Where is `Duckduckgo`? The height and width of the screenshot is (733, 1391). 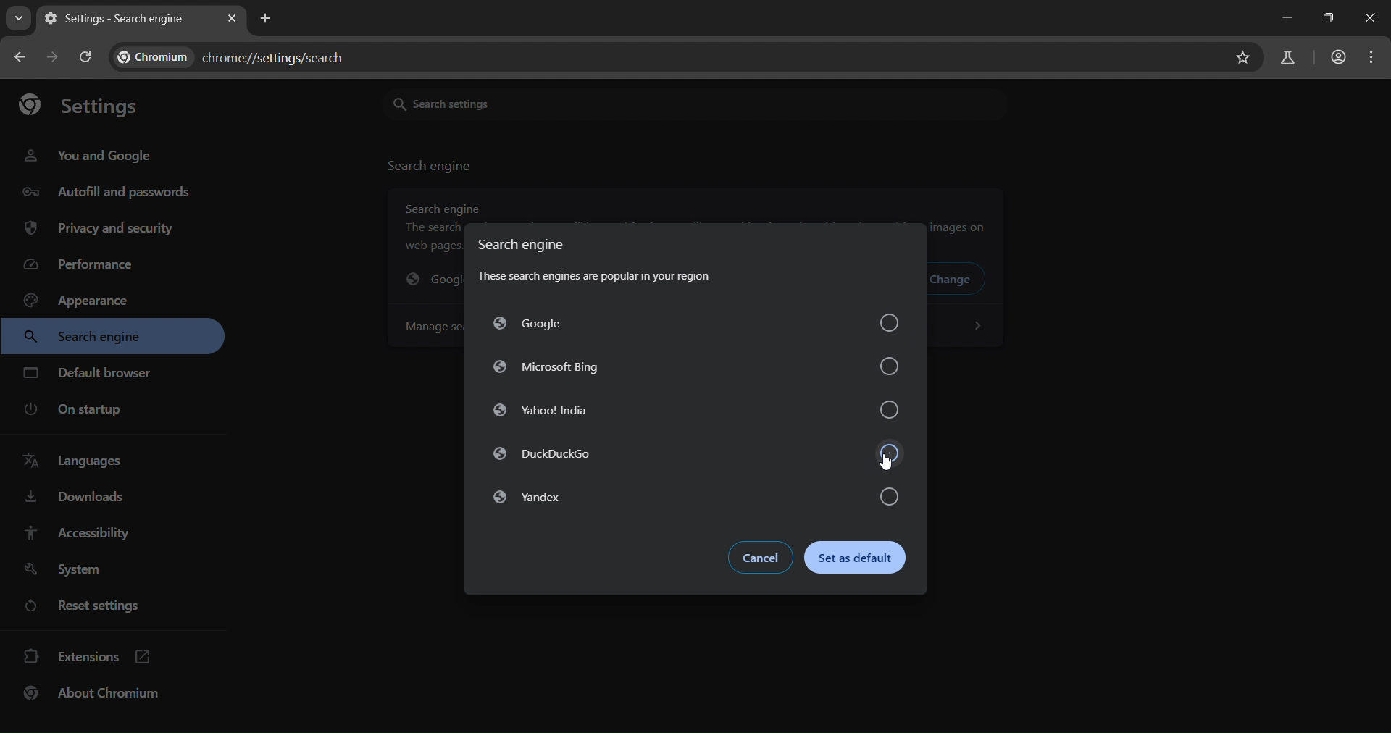 Duckduckgo is located at coordinates (691, 456).